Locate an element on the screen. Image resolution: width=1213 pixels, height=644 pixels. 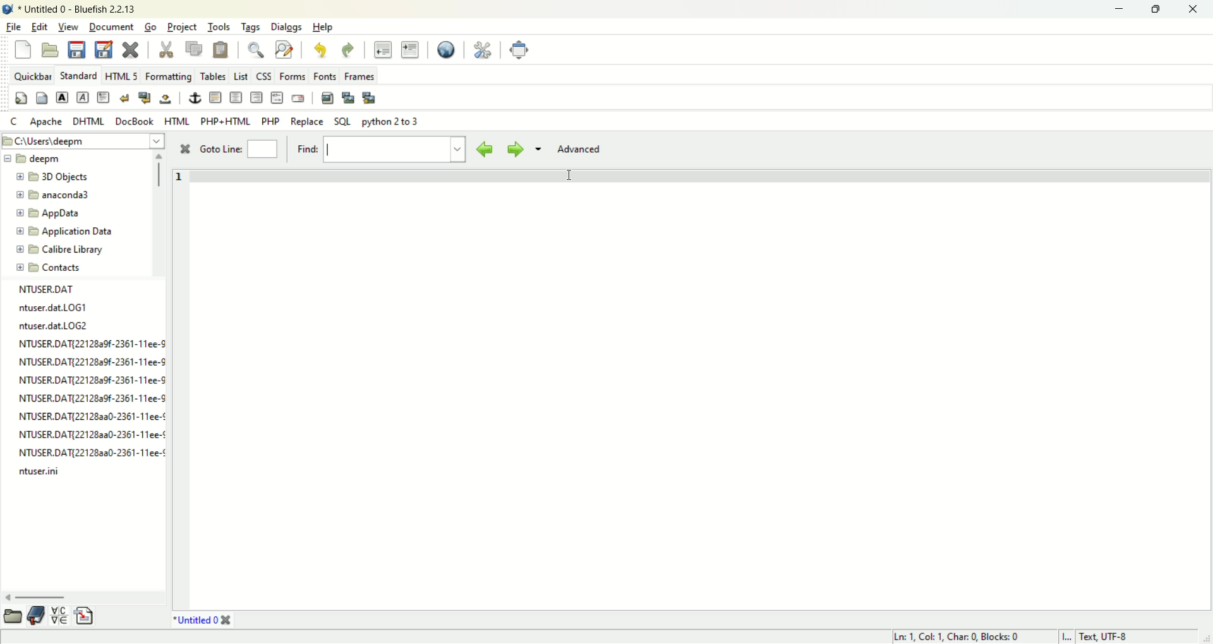
preview in browser is located at coordinates (447, 49).